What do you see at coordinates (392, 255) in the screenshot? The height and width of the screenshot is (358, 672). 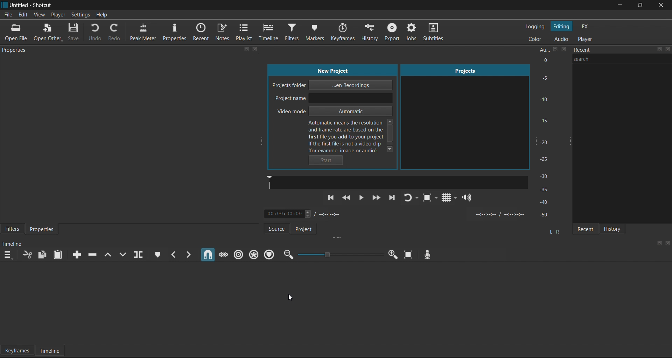 I see `Zoom in` at bounding box center [392, 255].